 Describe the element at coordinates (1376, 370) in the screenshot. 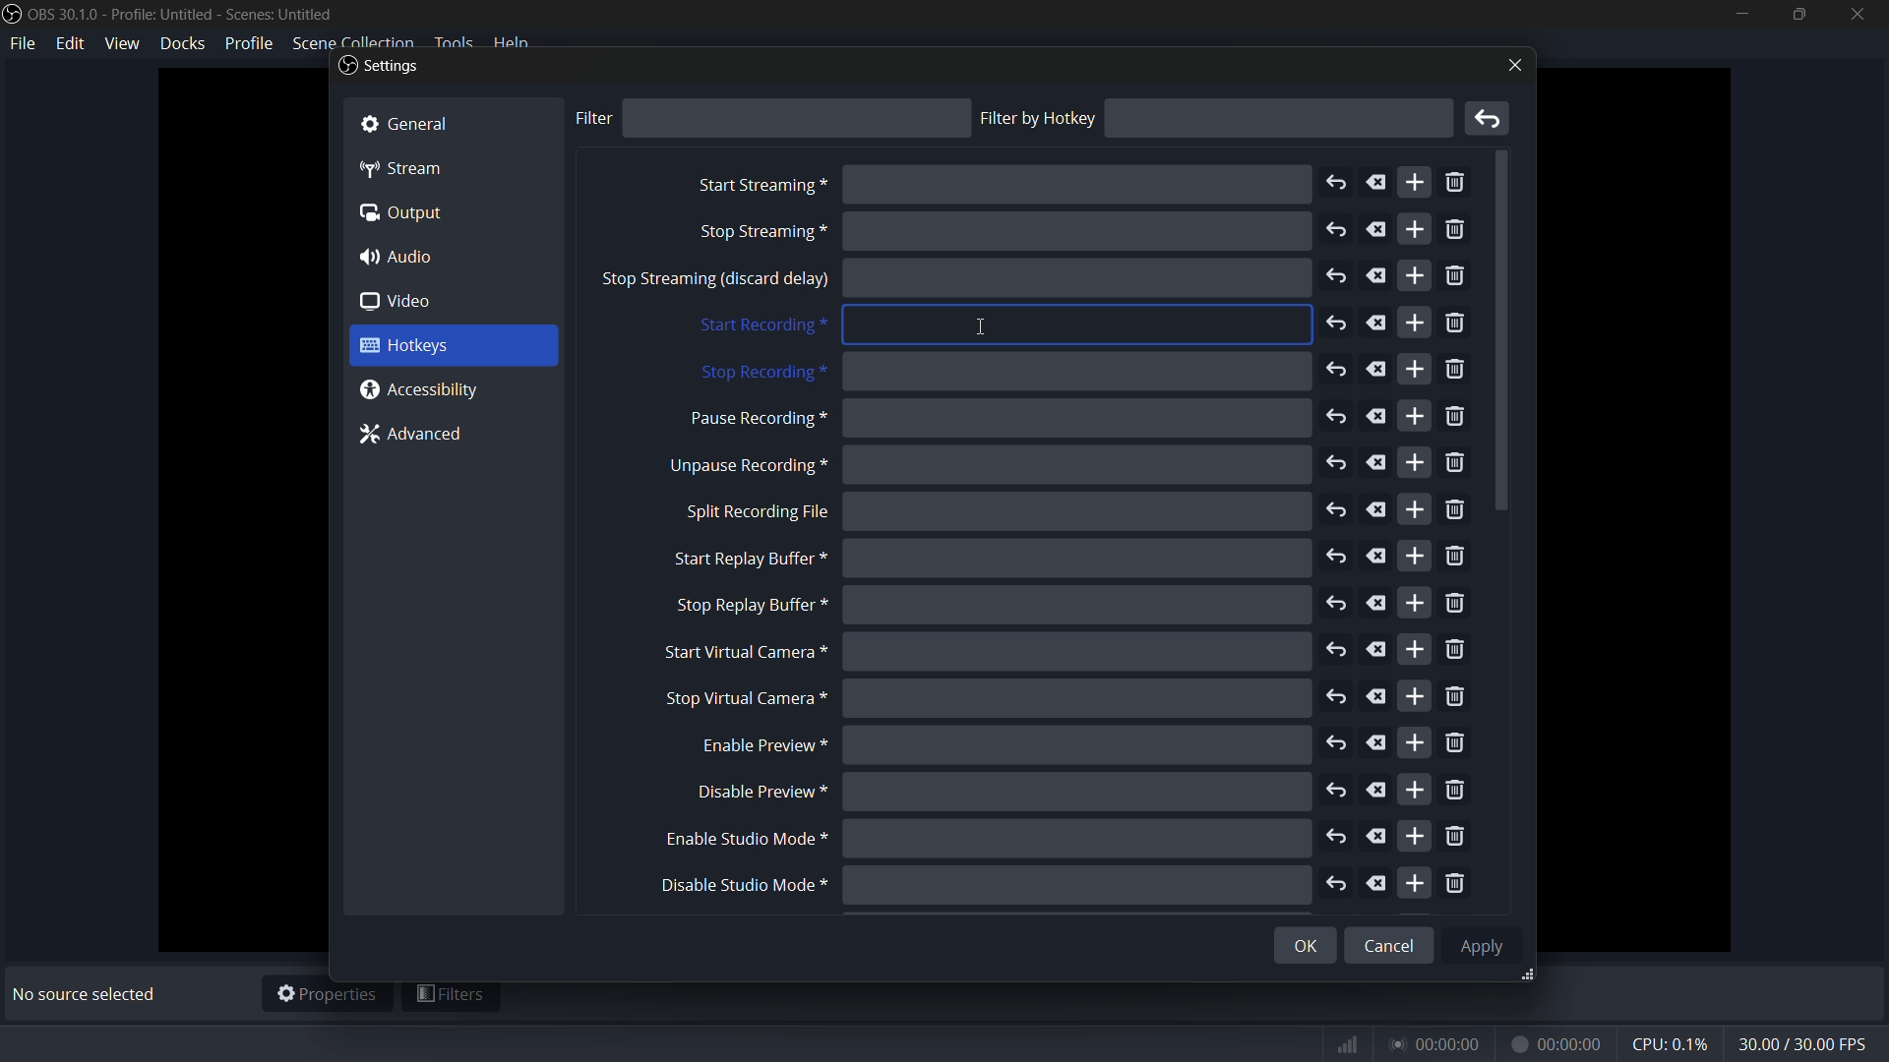

I see `delete` at that location.